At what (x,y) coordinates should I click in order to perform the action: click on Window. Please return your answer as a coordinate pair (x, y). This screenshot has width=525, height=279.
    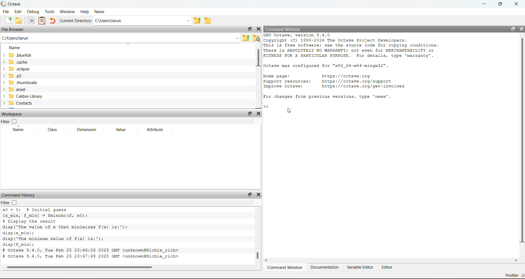
    Looking at the image, I should click on (67, 11).